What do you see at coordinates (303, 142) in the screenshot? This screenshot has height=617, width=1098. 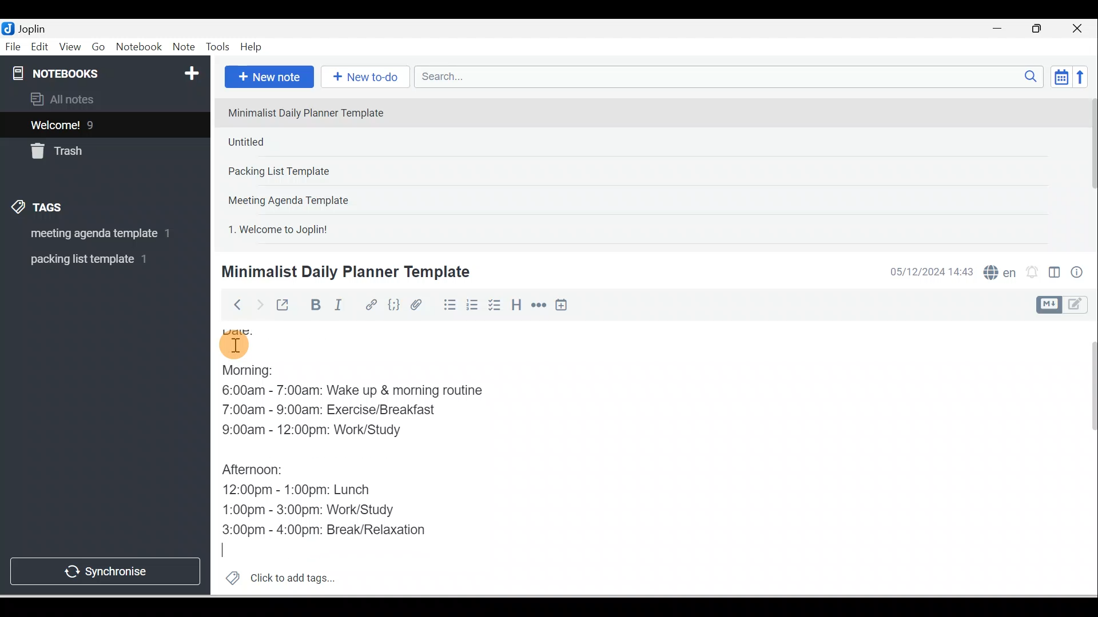 I see `Note 2` at bounding box center [303, 142].